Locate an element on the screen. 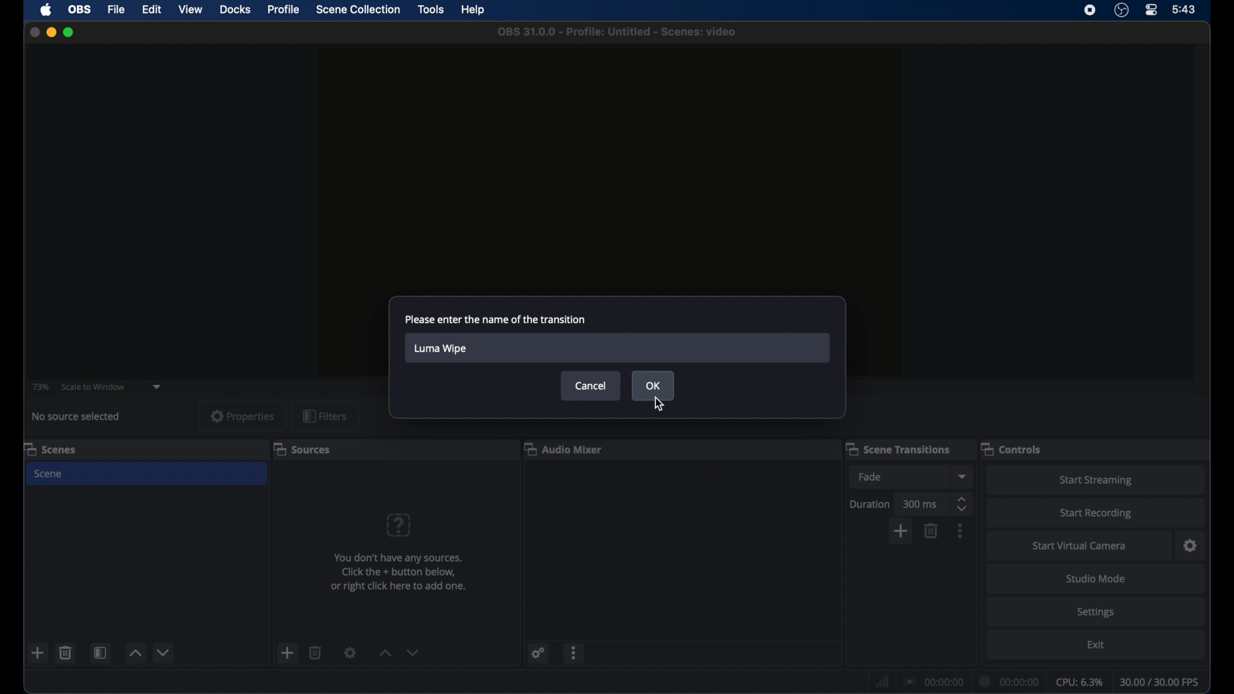  properties is located at coordinates (242, 416).